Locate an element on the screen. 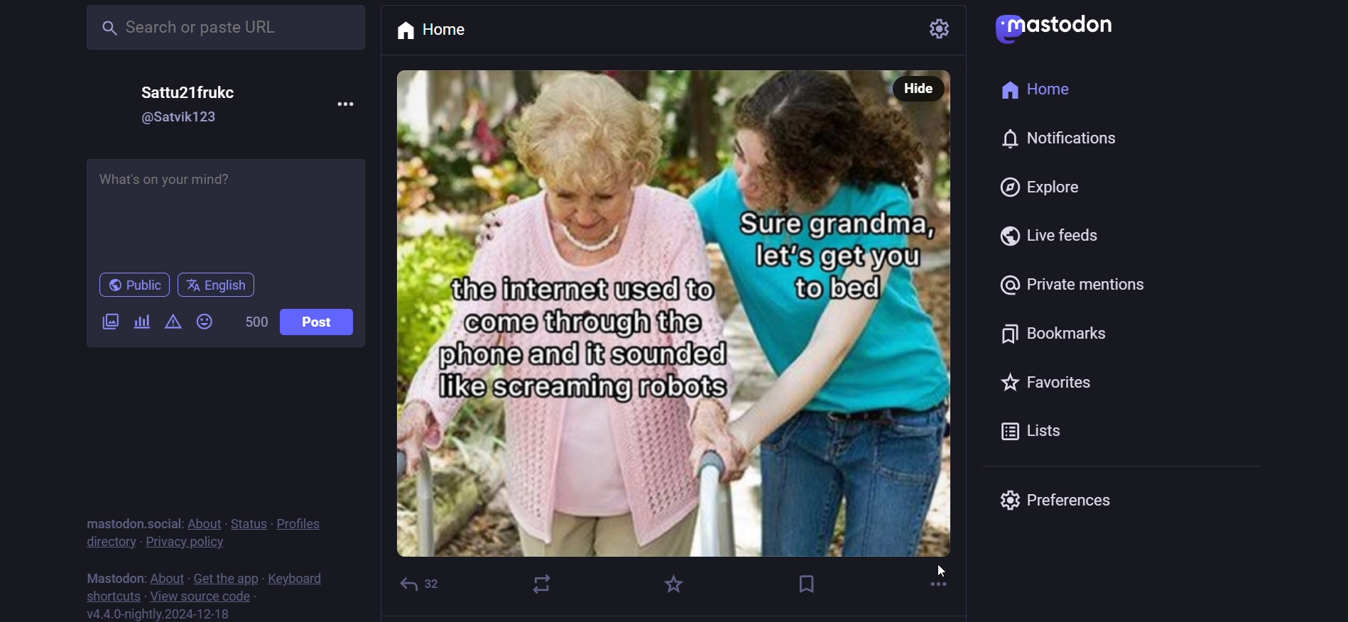 Image resolution: width=1348 pixels, height=622 pixels. emoji is located at coordinates (207, 323).